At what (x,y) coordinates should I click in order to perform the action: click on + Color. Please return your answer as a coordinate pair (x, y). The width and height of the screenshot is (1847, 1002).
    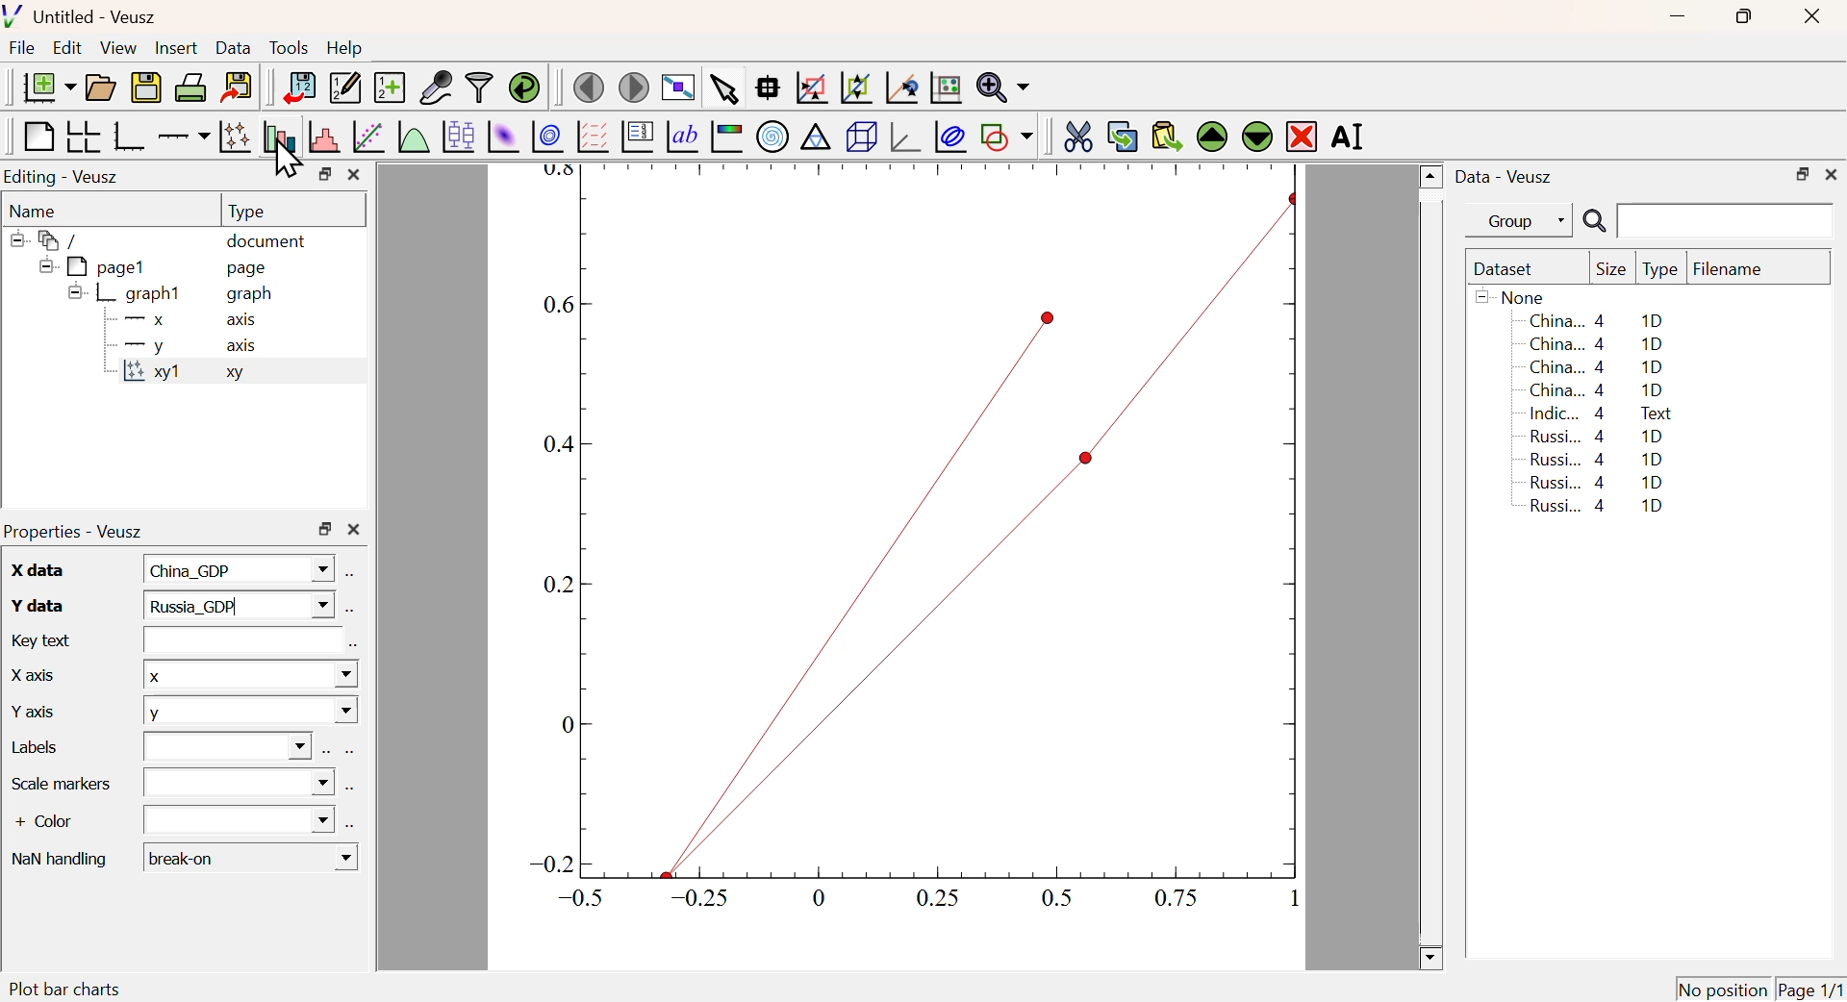
    Looking at the image, I should click on (60, 823).